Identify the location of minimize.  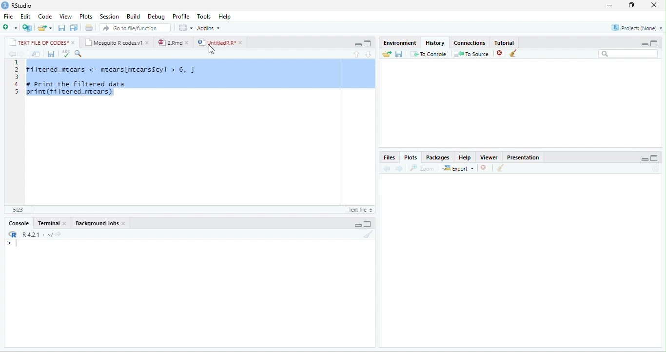
(645, 159).